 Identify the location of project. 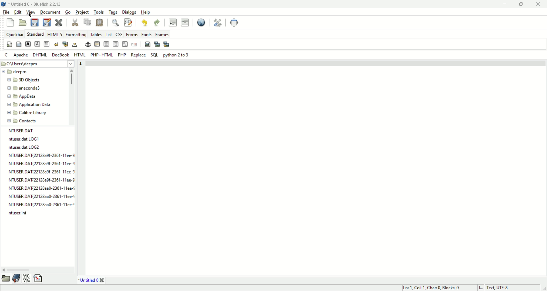
(82, 12).